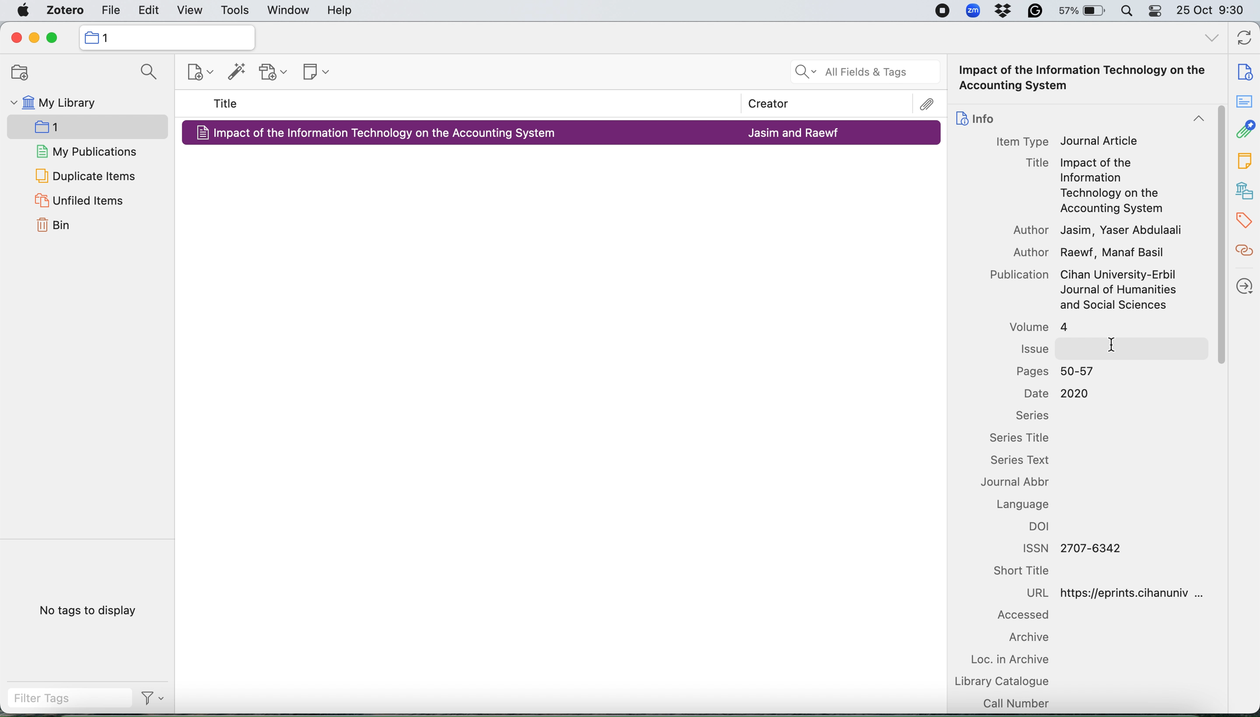  I want to click on minimise, so click(34, 37).